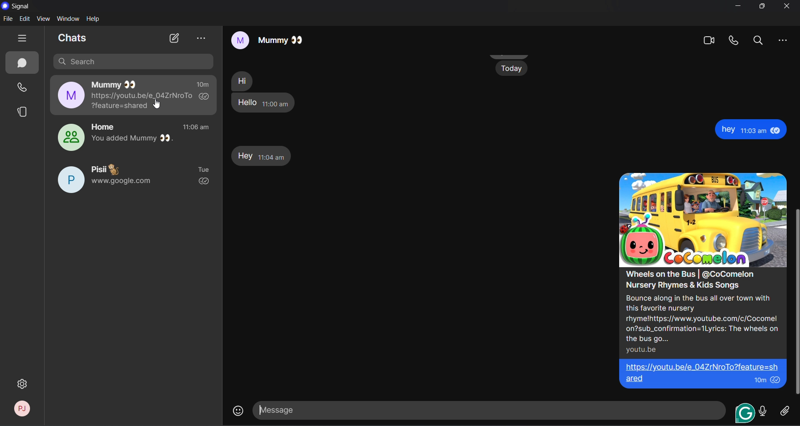 The width and height of the screenshot is (800, 426). What do you see at coordinates (9, 19) in the screenshot?
I see `file` at bounding box center [9, 19].